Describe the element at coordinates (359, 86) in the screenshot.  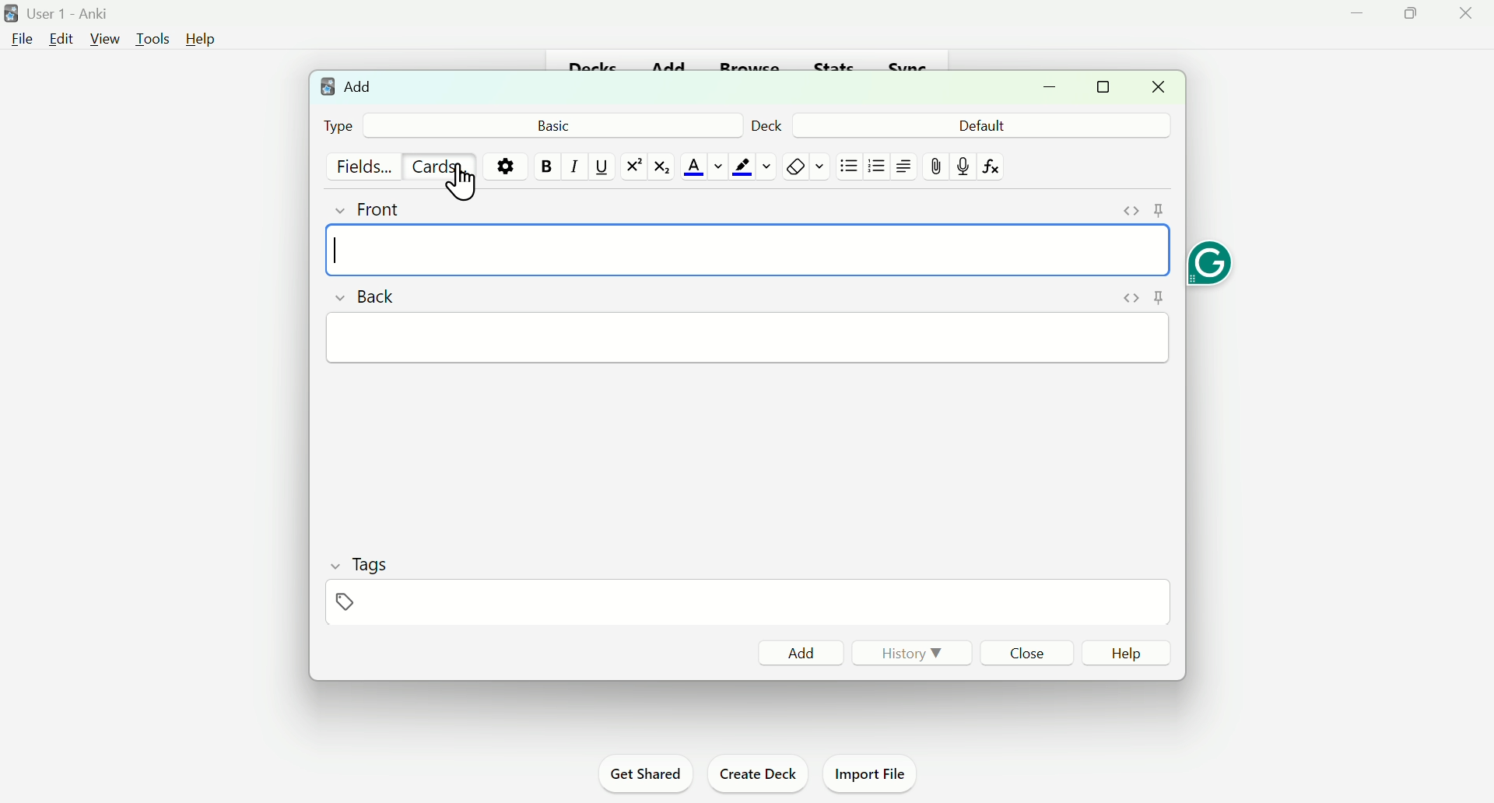
I see `Add` at that location.